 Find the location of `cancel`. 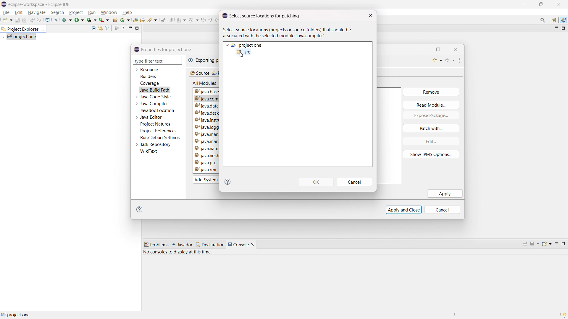

cancel is located at coordinates (355, 182).